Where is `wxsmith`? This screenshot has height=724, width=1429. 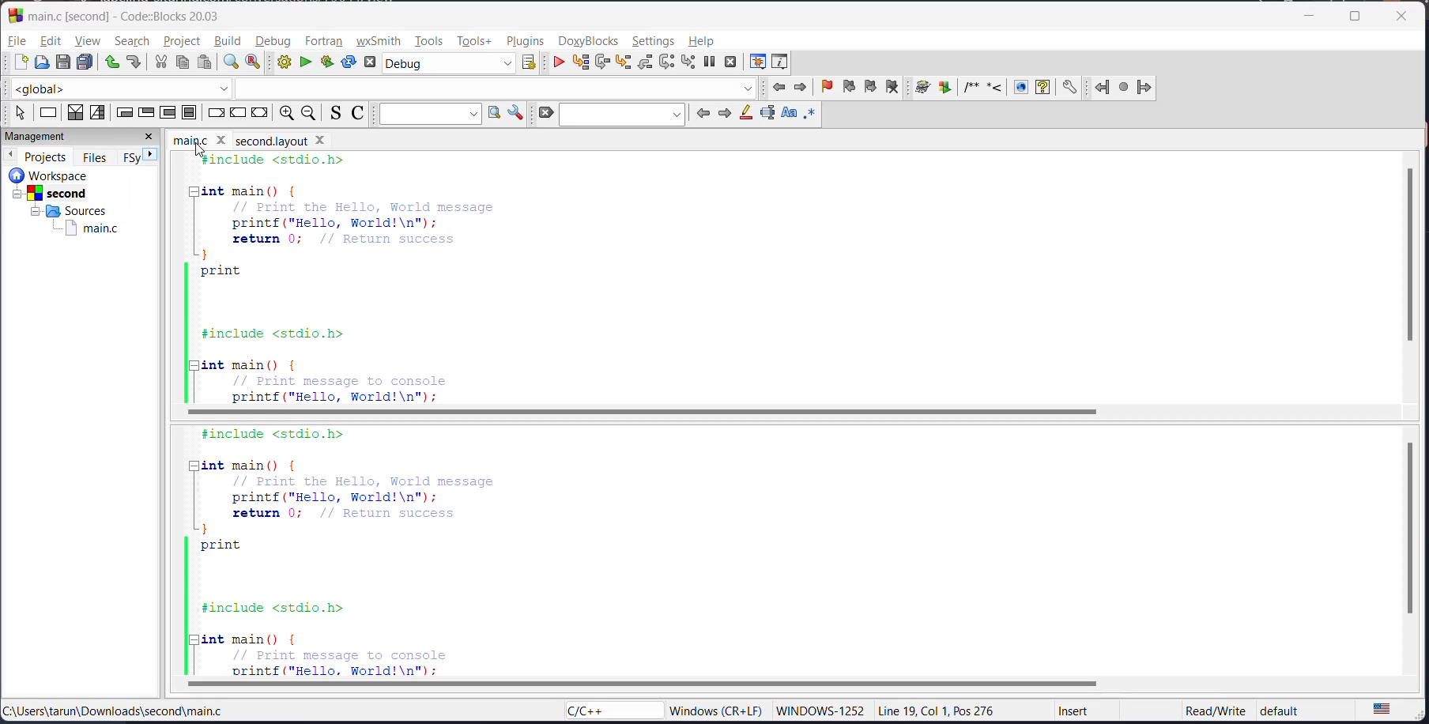
wxsmith is located at coordinates (378, 41).